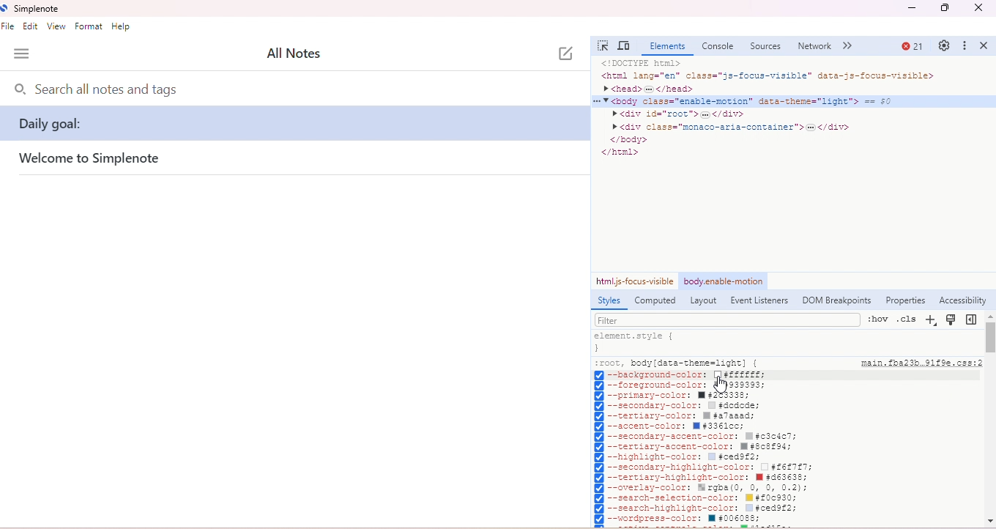  Describe the element at coordinates (759, 301) in the screenshot. I see `event listeners` at that location.